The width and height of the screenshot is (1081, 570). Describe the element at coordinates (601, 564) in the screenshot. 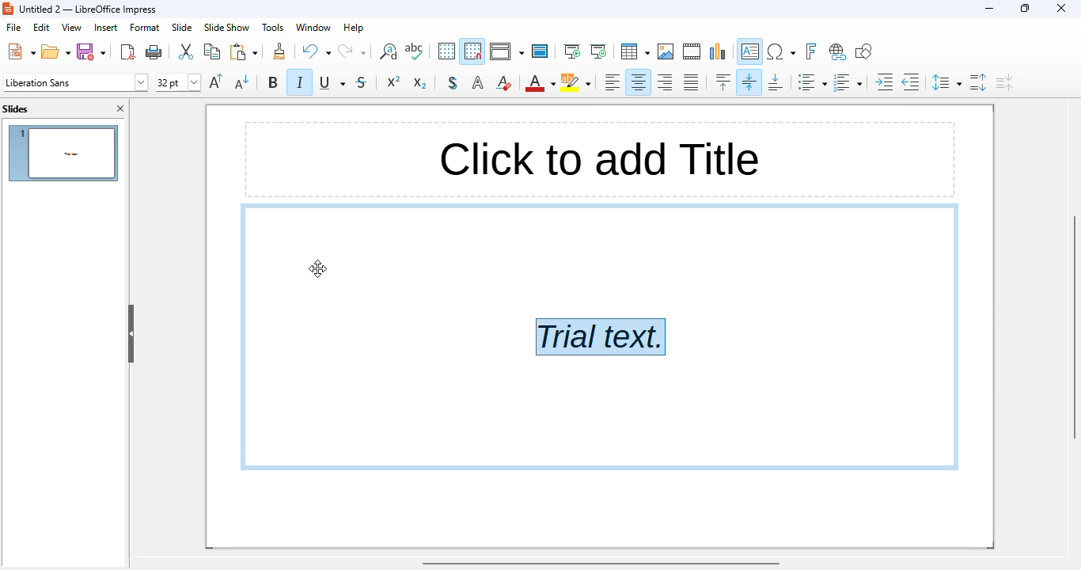

I see `horizontal scroll bar` at that location.